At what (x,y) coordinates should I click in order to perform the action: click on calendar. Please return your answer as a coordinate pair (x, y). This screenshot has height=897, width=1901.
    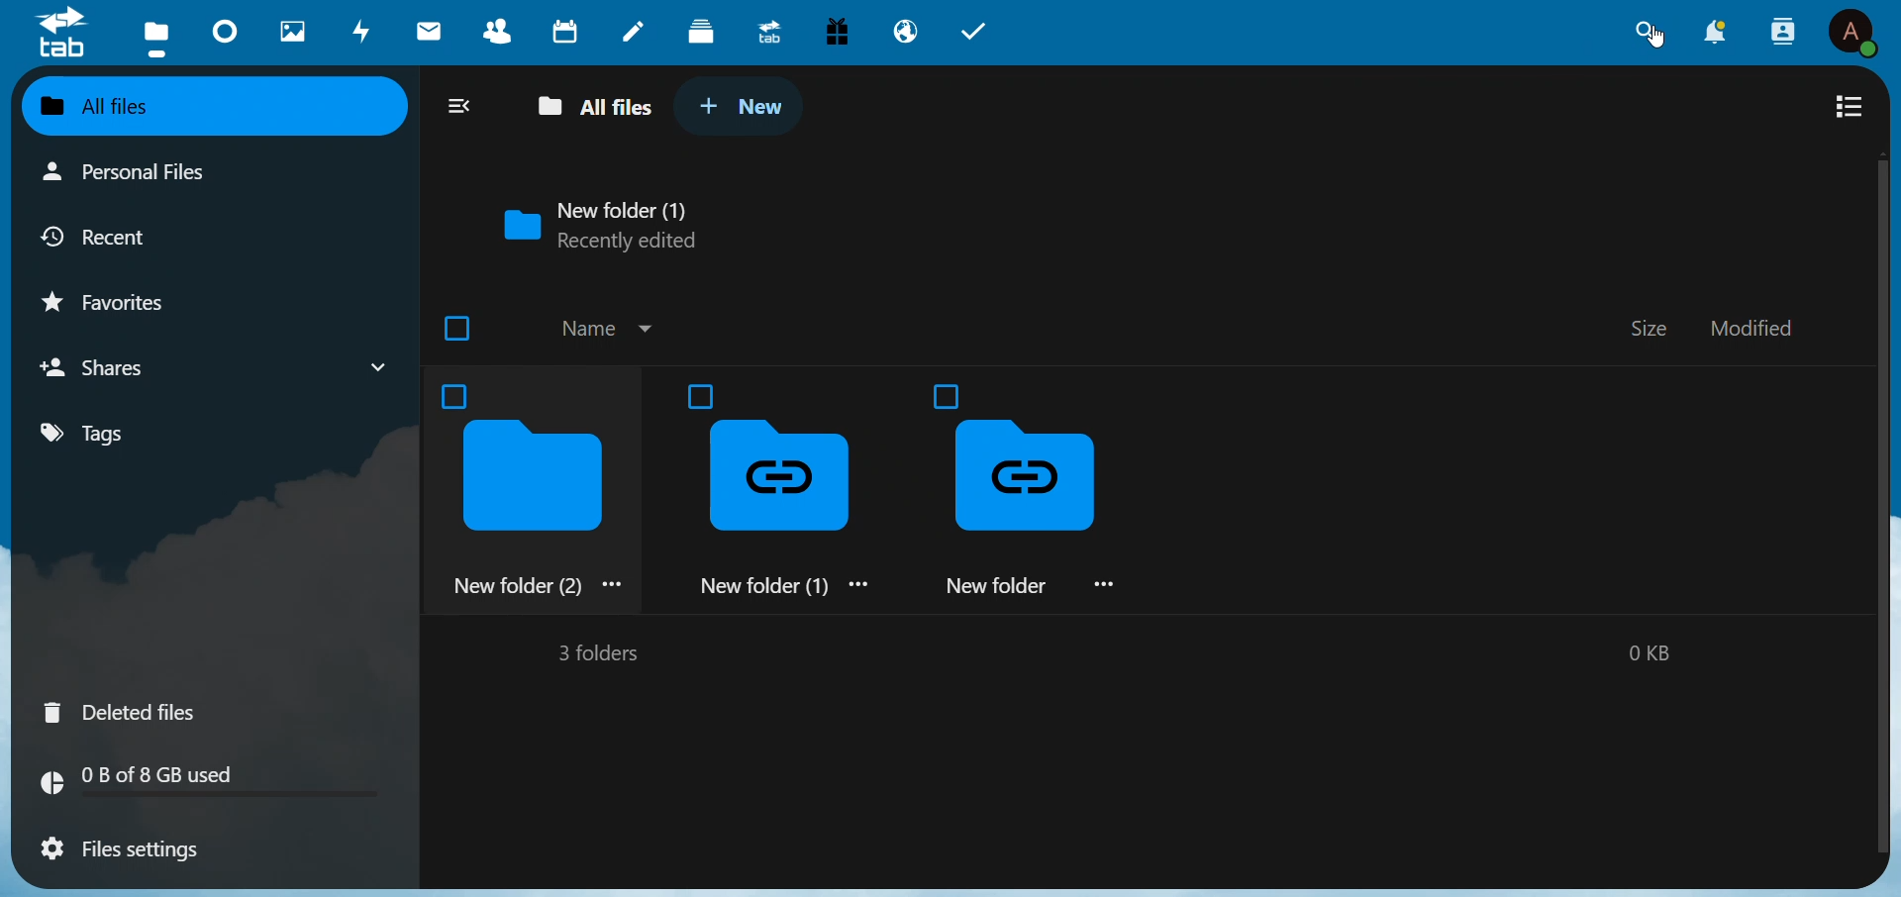
    Looking at the image, I should click on (570, 35).